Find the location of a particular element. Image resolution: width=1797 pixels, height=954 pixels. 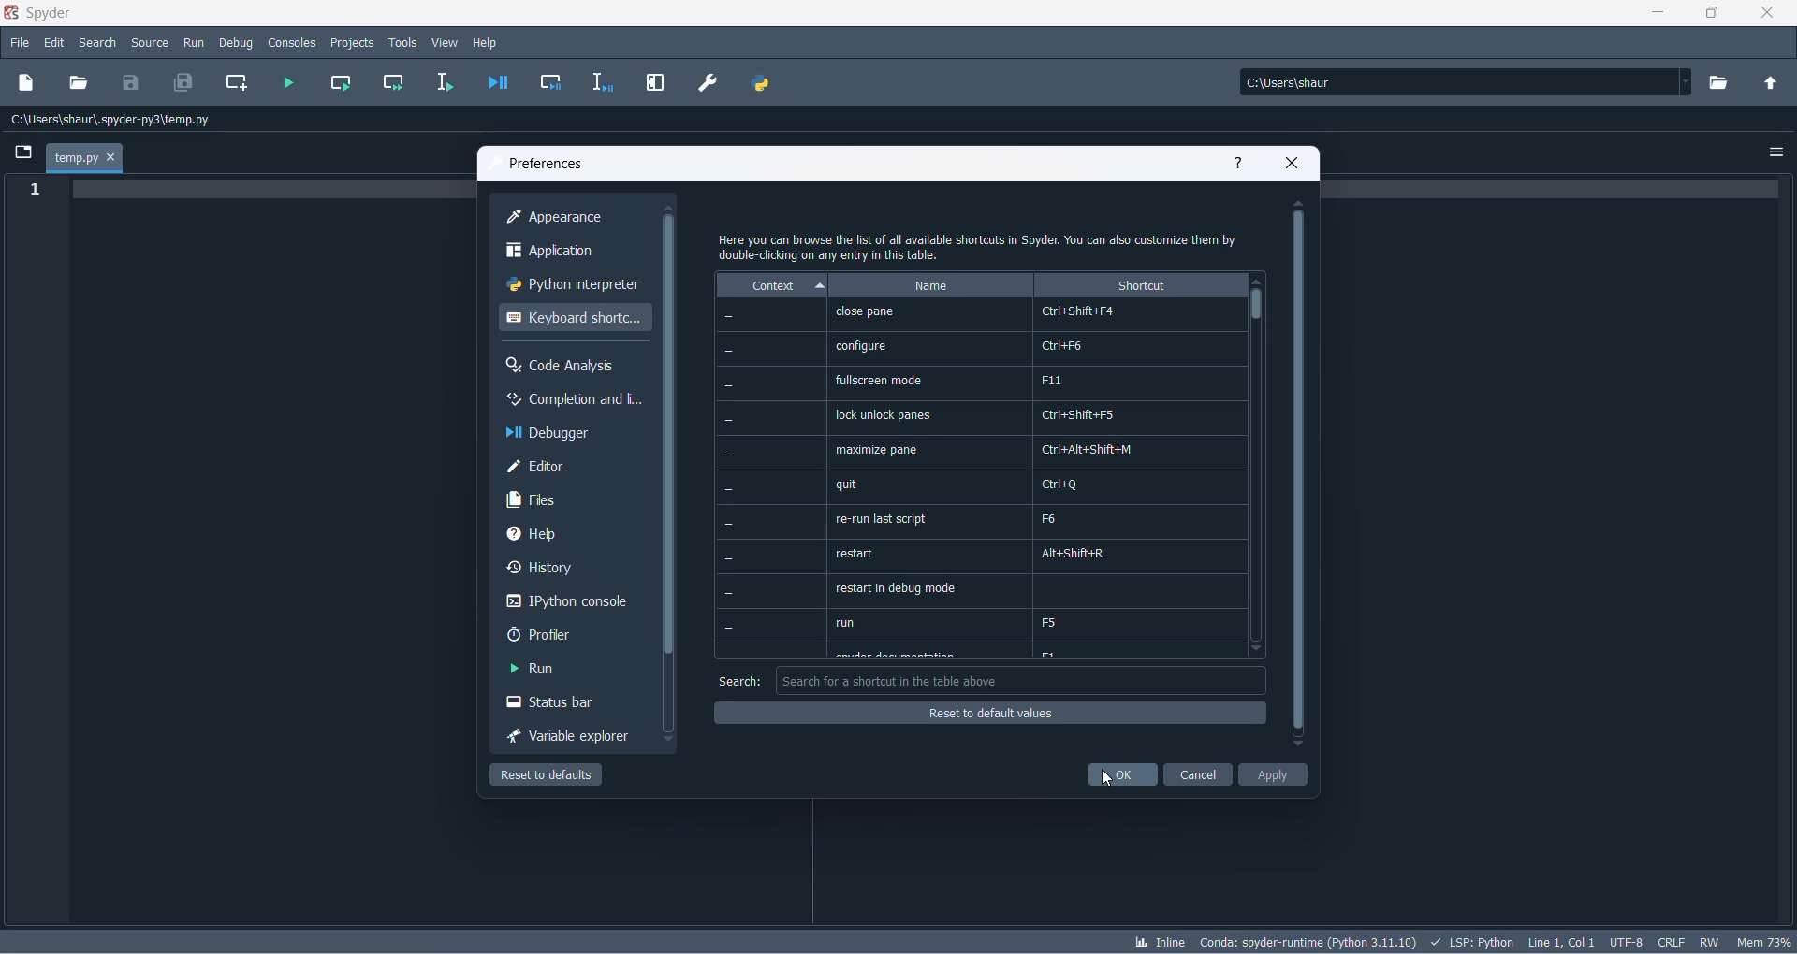

completion is located at coordinates (574, 401).